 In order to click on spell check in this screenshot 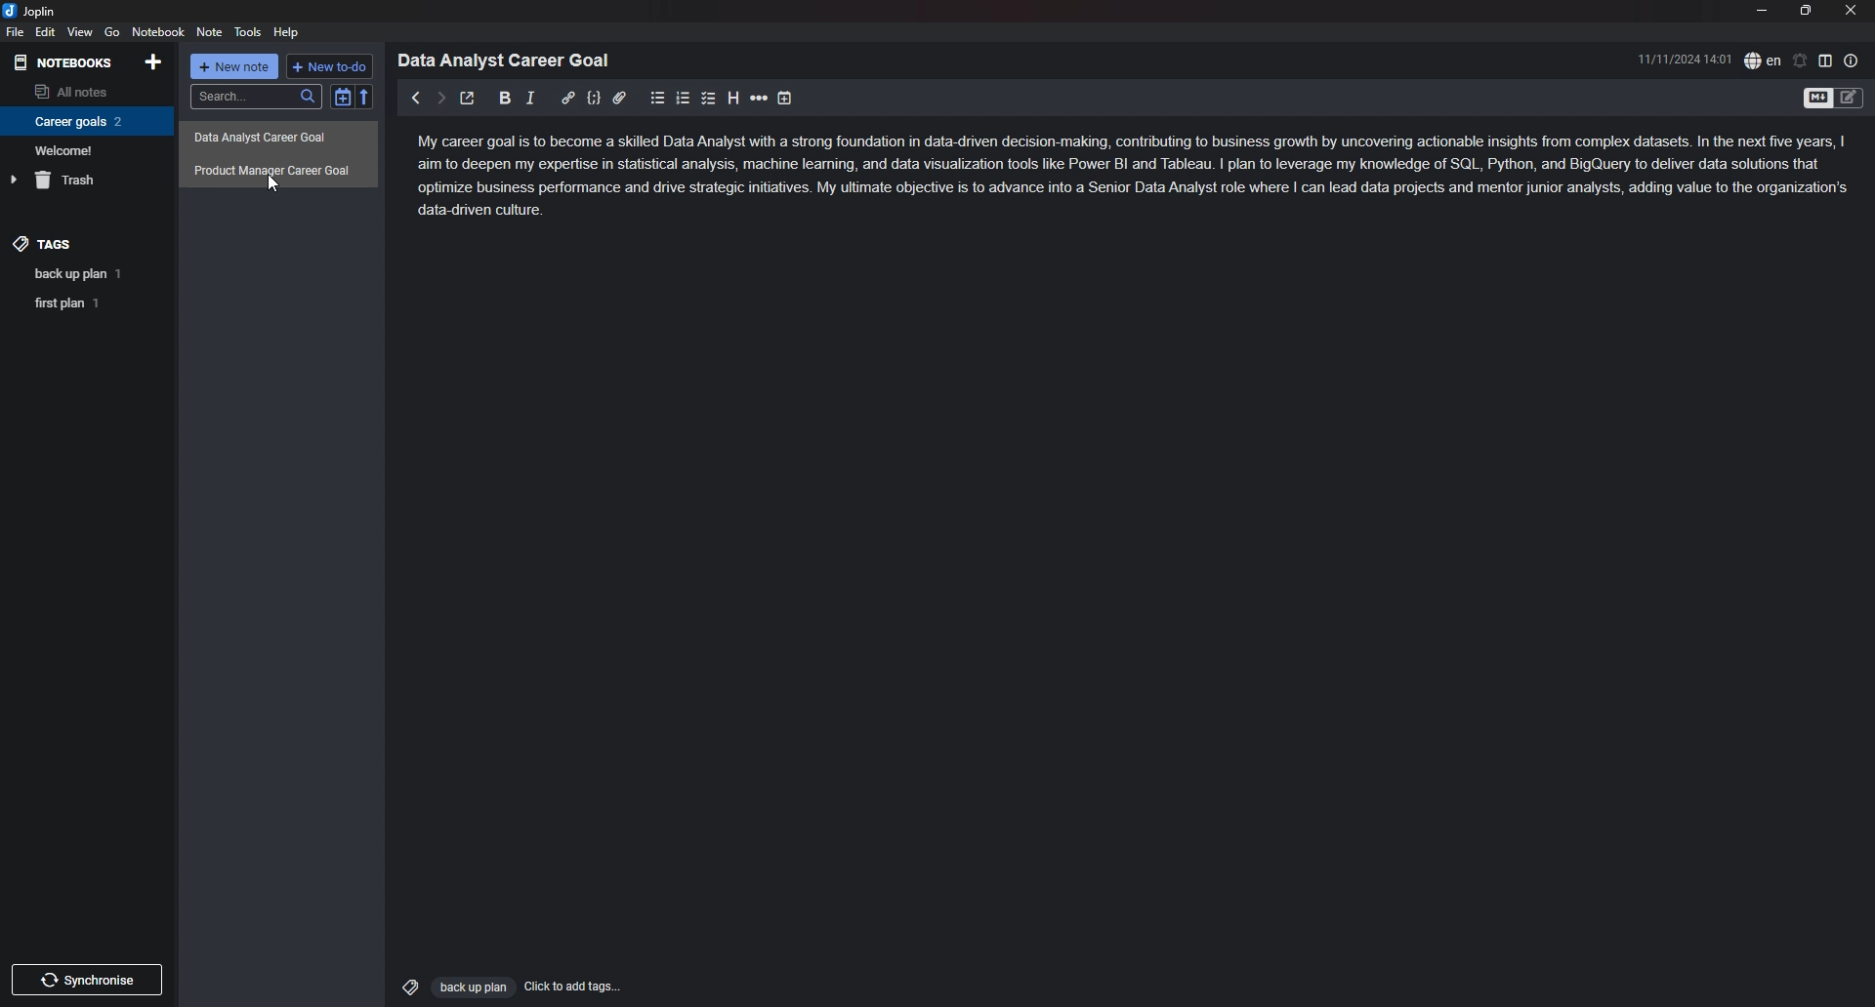, I will do `click(1763, 60)`.